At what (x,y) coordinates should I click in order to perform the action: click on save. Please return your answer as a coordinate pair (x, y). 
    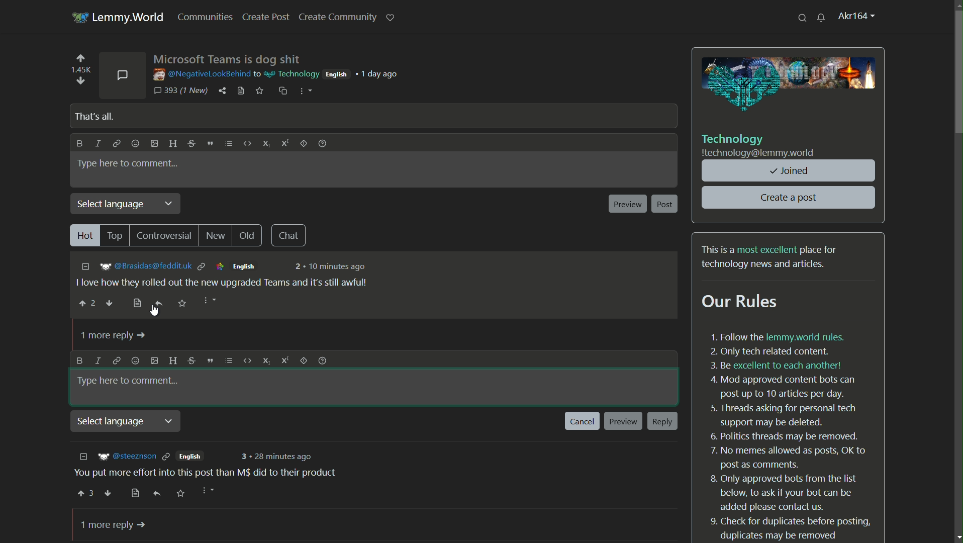
    Looking at the image, I should click on (260, 92).